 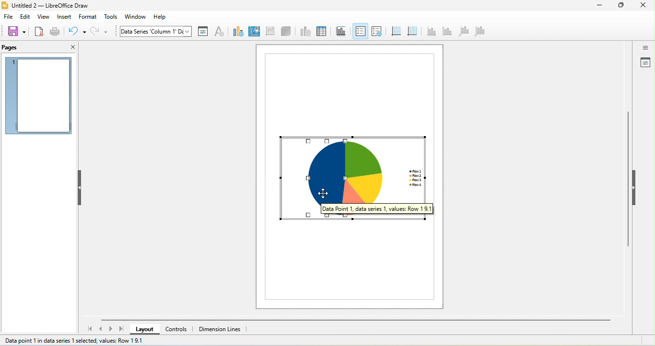 What do you see at coordinates (144, 329) in the screenshot?
I see `layout` at bounding box center [144, 329].